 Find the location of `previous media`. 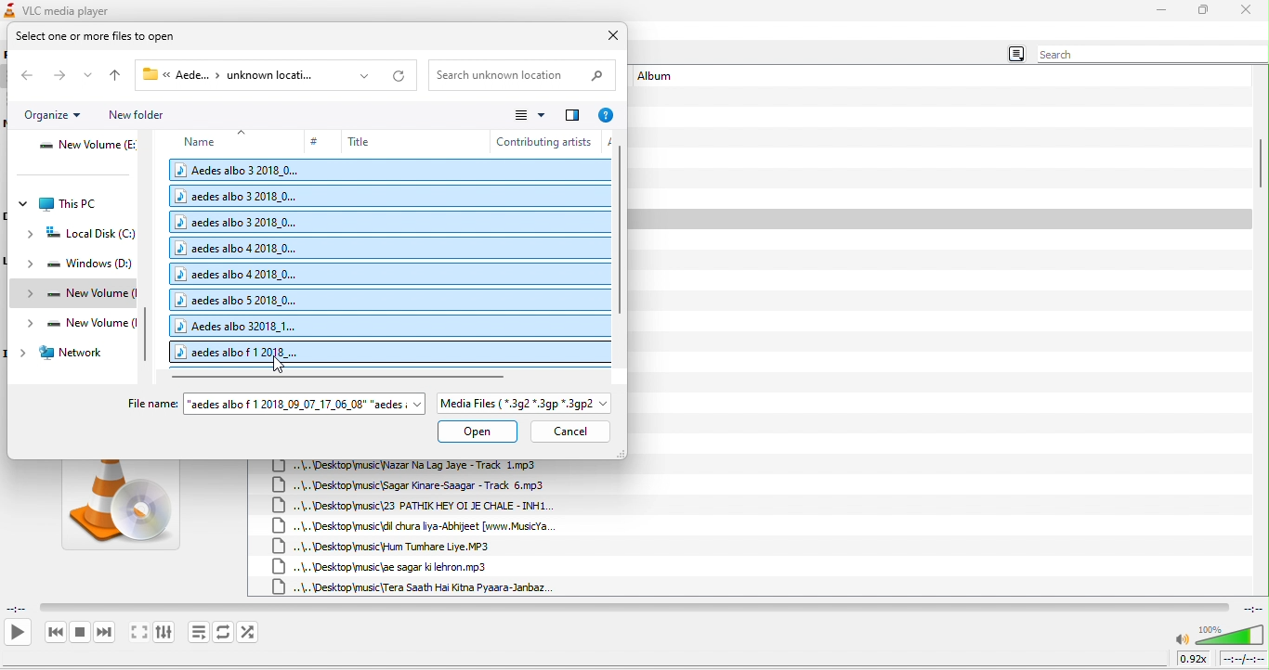

previous media is located at coordinates (55, 633).